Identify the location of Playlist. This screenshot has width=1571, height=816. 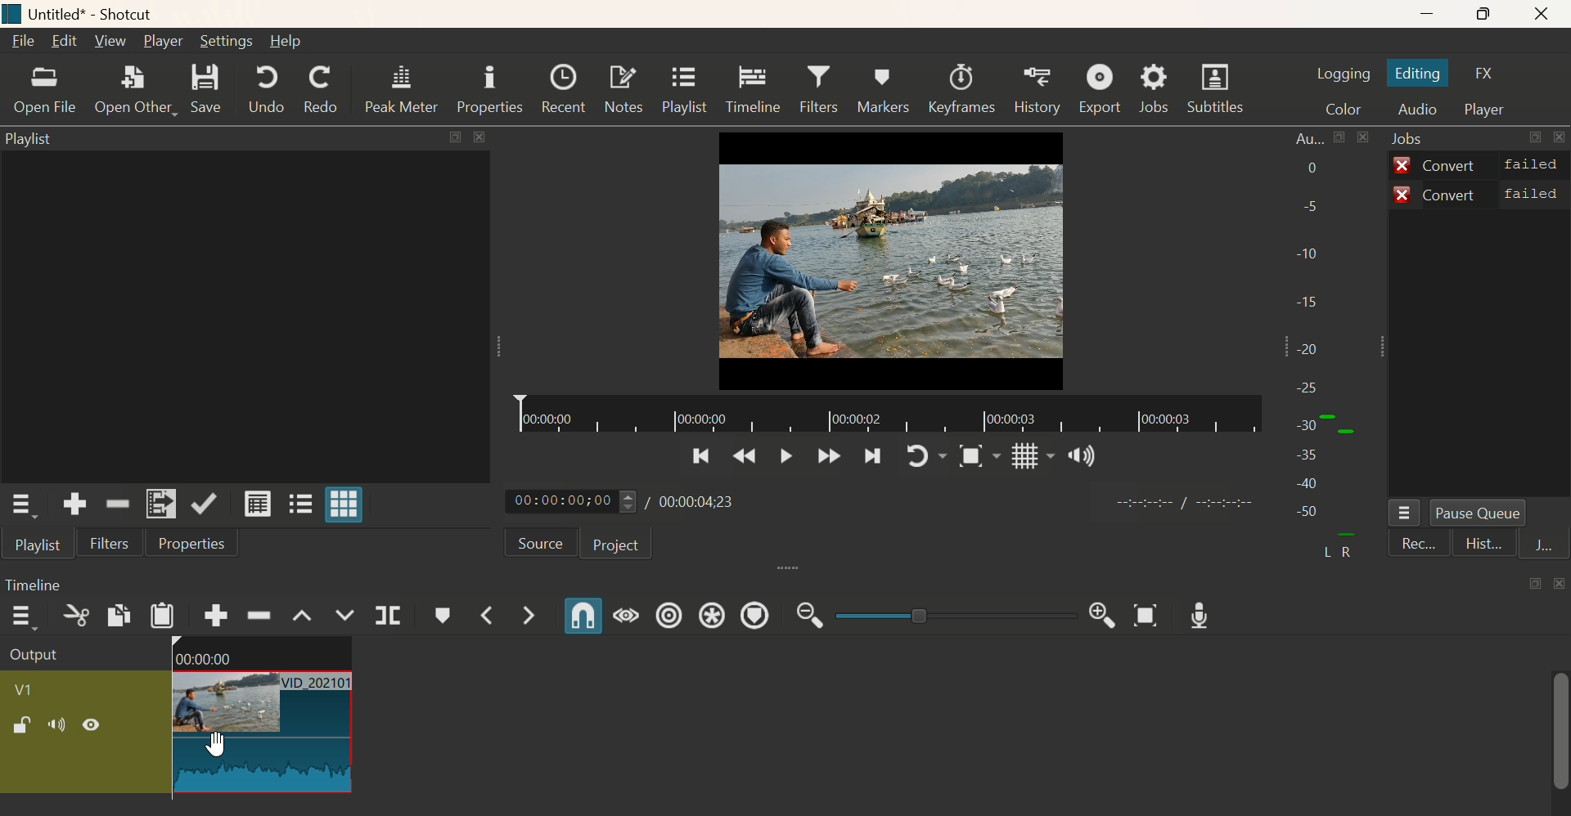
(36, 548).